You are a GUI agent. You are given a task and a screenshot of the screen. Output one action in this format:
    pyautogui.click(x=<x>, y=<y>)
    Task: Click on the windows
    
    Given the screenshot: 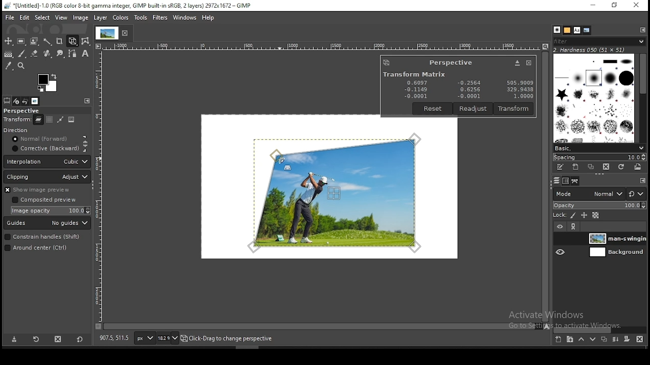 What is the action you would take?
    pyautogui.click(x=183, y=18)
    